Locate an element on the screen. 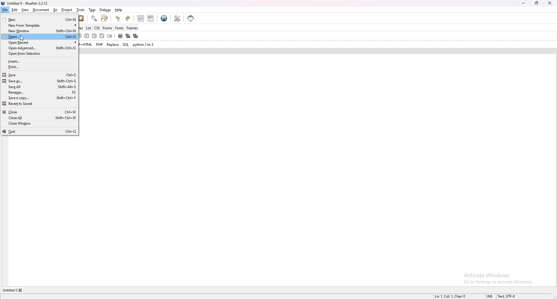 The width and height of the screenshot is (557, 299). Shifts Ctri+Y is located at coordinates (67, 99).